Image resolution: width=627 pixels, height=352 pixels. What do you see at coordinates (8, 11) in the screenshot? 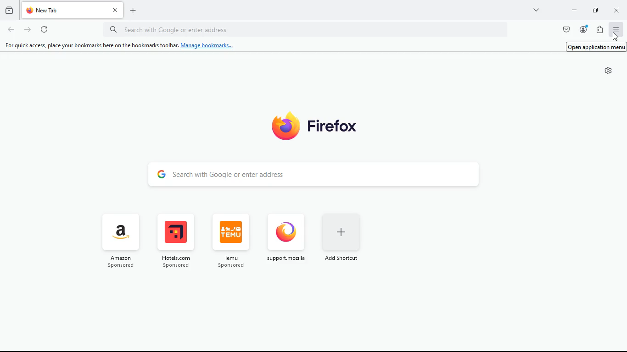
I see `archive` at bounding box center [8, 11].